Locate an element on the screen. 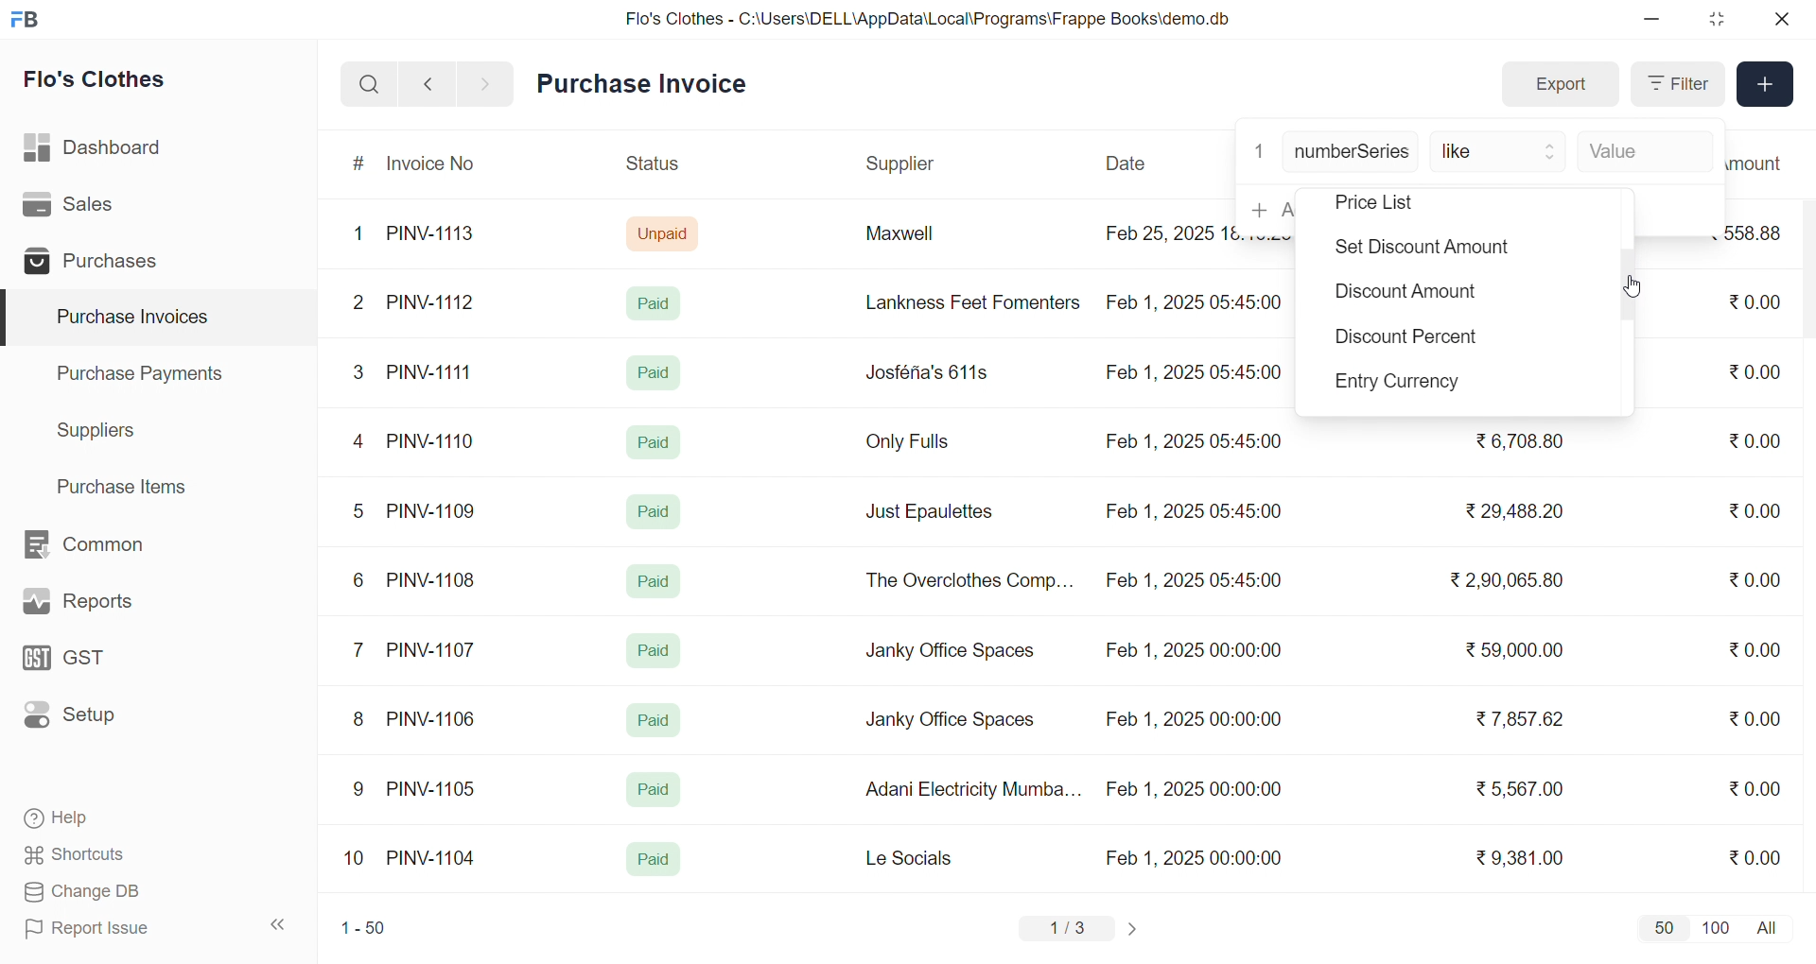 This screenshot has height=964, width=1816. Adani Electricity Mumba... is located at coordinates (975, 790).